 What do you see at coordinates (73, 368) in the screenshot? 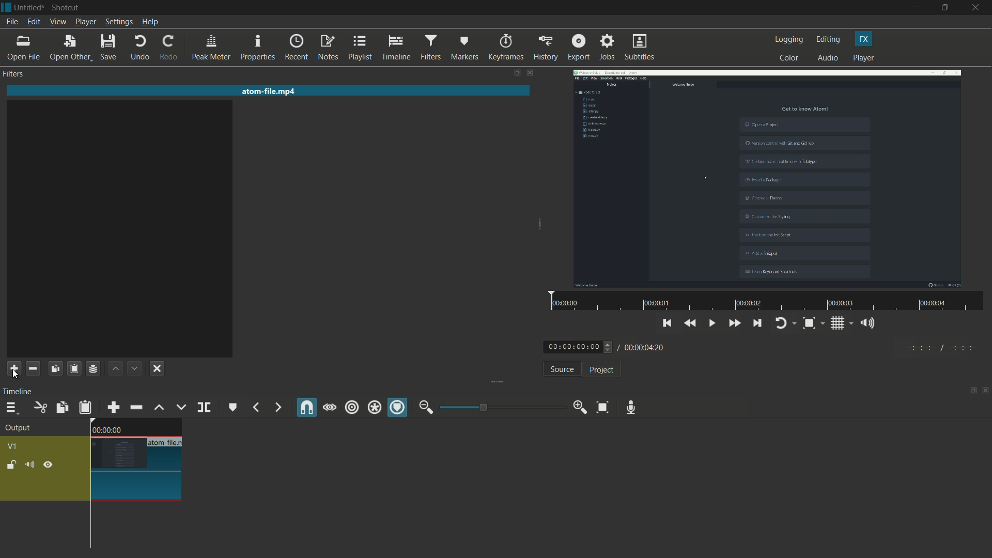
I see `paste filters` at bounding box center [73, 368].